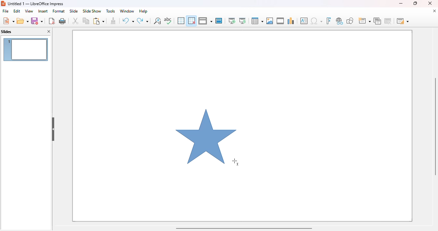 The height and width of the screenshot is (231, 438). What do you see at coordinates (73, 11) in the screenshot?
I see `slide` at bounding box center [73, 11].